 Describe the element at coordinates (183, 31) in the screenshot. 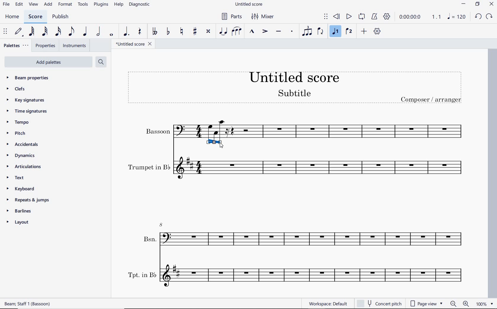

I see `toggle natural` at that location.